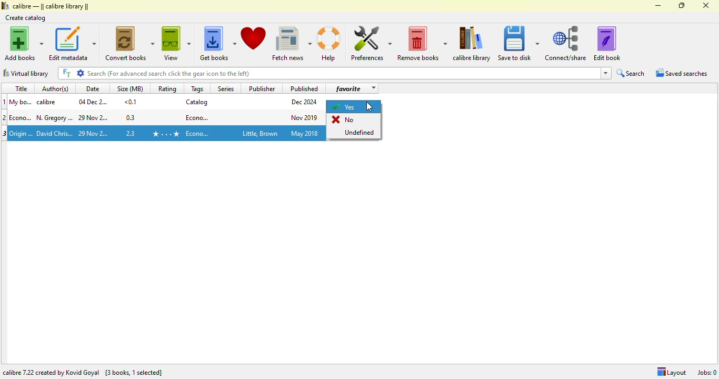  Describe the element at coordinates (658, 6) in the screenshot. I see `minimize` at that location.